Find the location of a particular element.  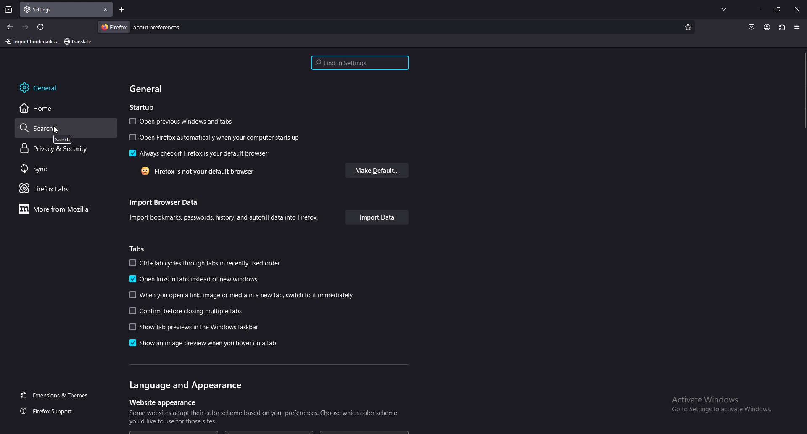

extensions and themes is located at coordinates (57, 395).